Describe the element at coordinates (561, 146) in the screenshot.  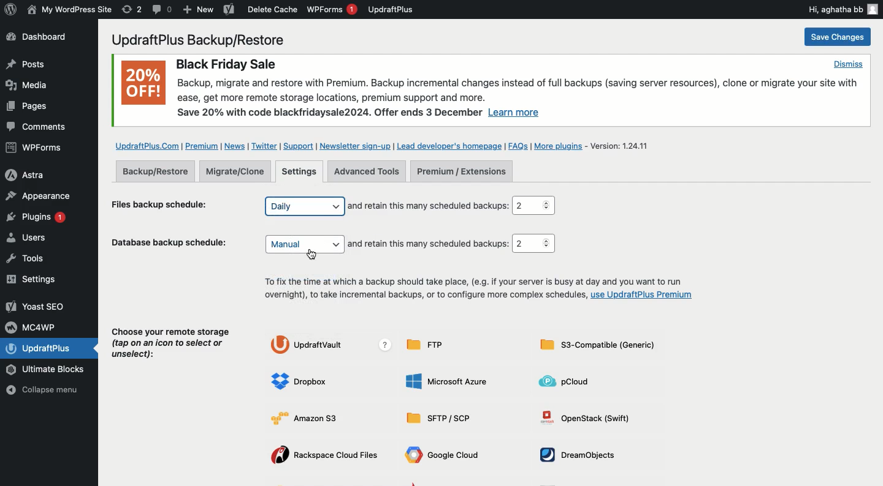
I see `More plugins` at that location.